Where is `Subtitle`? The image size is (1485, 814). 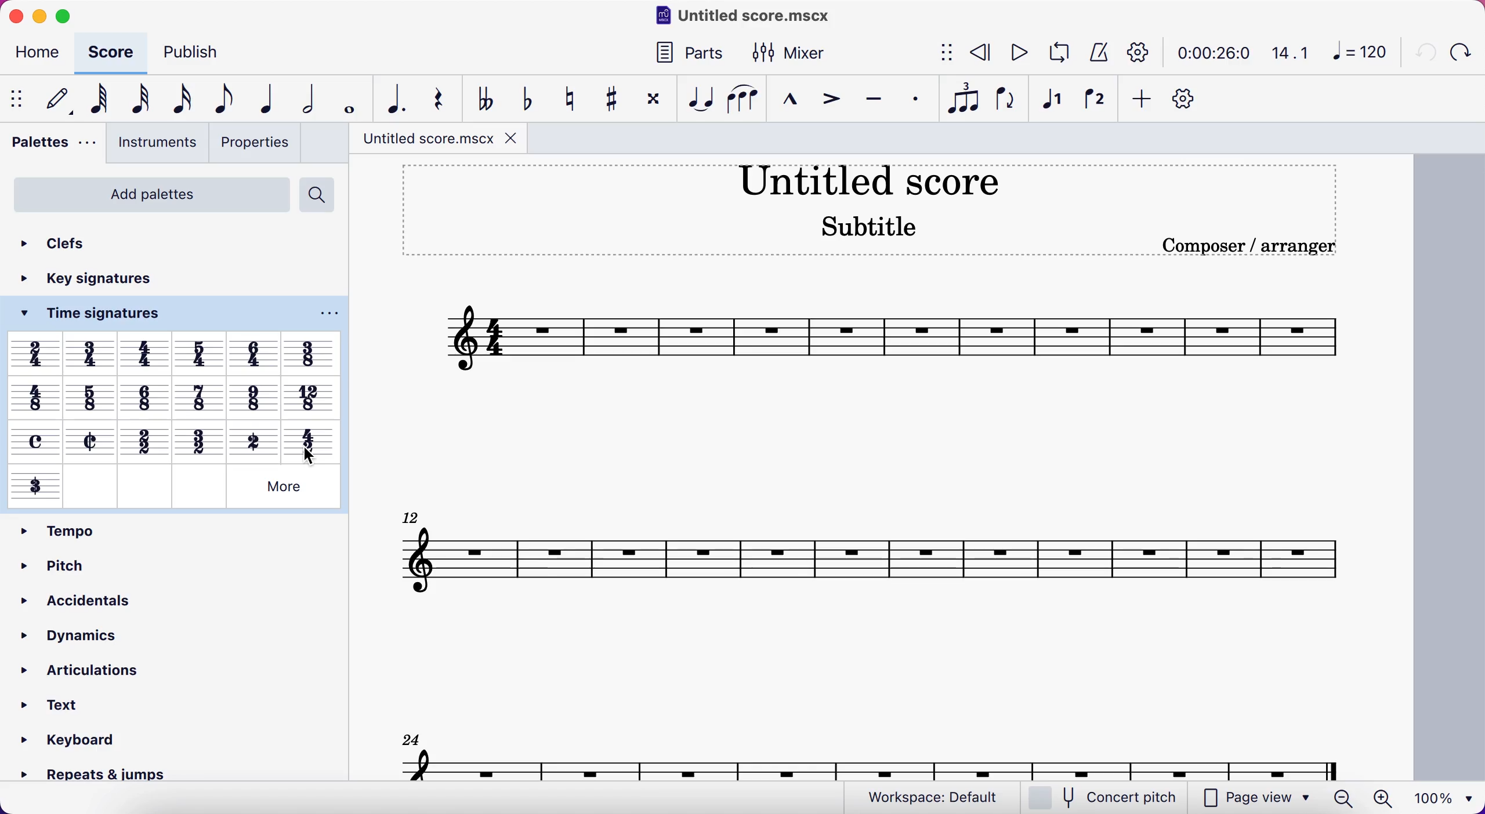 Subtitle is located at coordinates (870, 224).